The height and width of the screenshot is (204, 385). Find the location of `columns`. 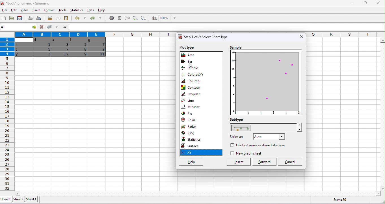

columns is located at coordinates (95, 34).